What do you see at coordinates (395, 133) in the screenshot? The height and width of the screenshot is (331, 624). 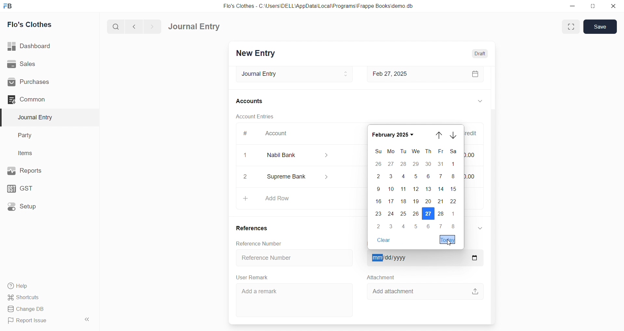 I see `February 2025` at bounding box center [395, 133].